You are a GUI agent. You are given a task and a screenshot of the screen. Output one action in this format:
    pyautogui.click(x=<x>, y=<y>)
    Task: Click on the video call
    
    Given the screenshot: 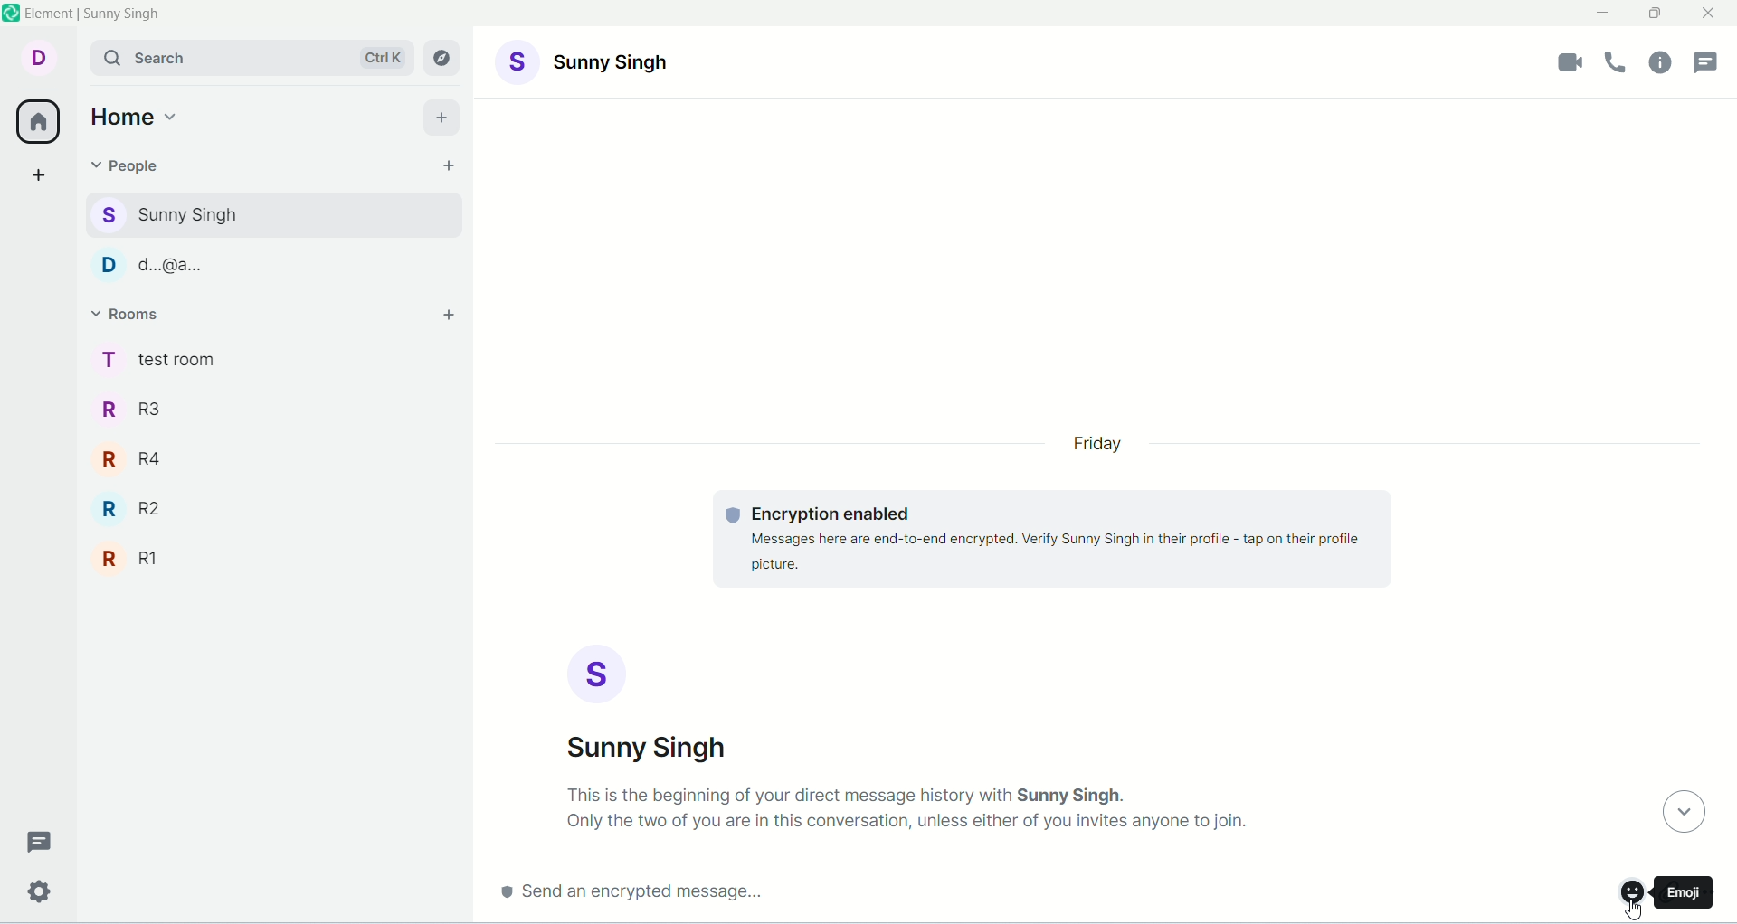 What is the action you would take?
    pyautogui.click(x=1568, y=62)
    